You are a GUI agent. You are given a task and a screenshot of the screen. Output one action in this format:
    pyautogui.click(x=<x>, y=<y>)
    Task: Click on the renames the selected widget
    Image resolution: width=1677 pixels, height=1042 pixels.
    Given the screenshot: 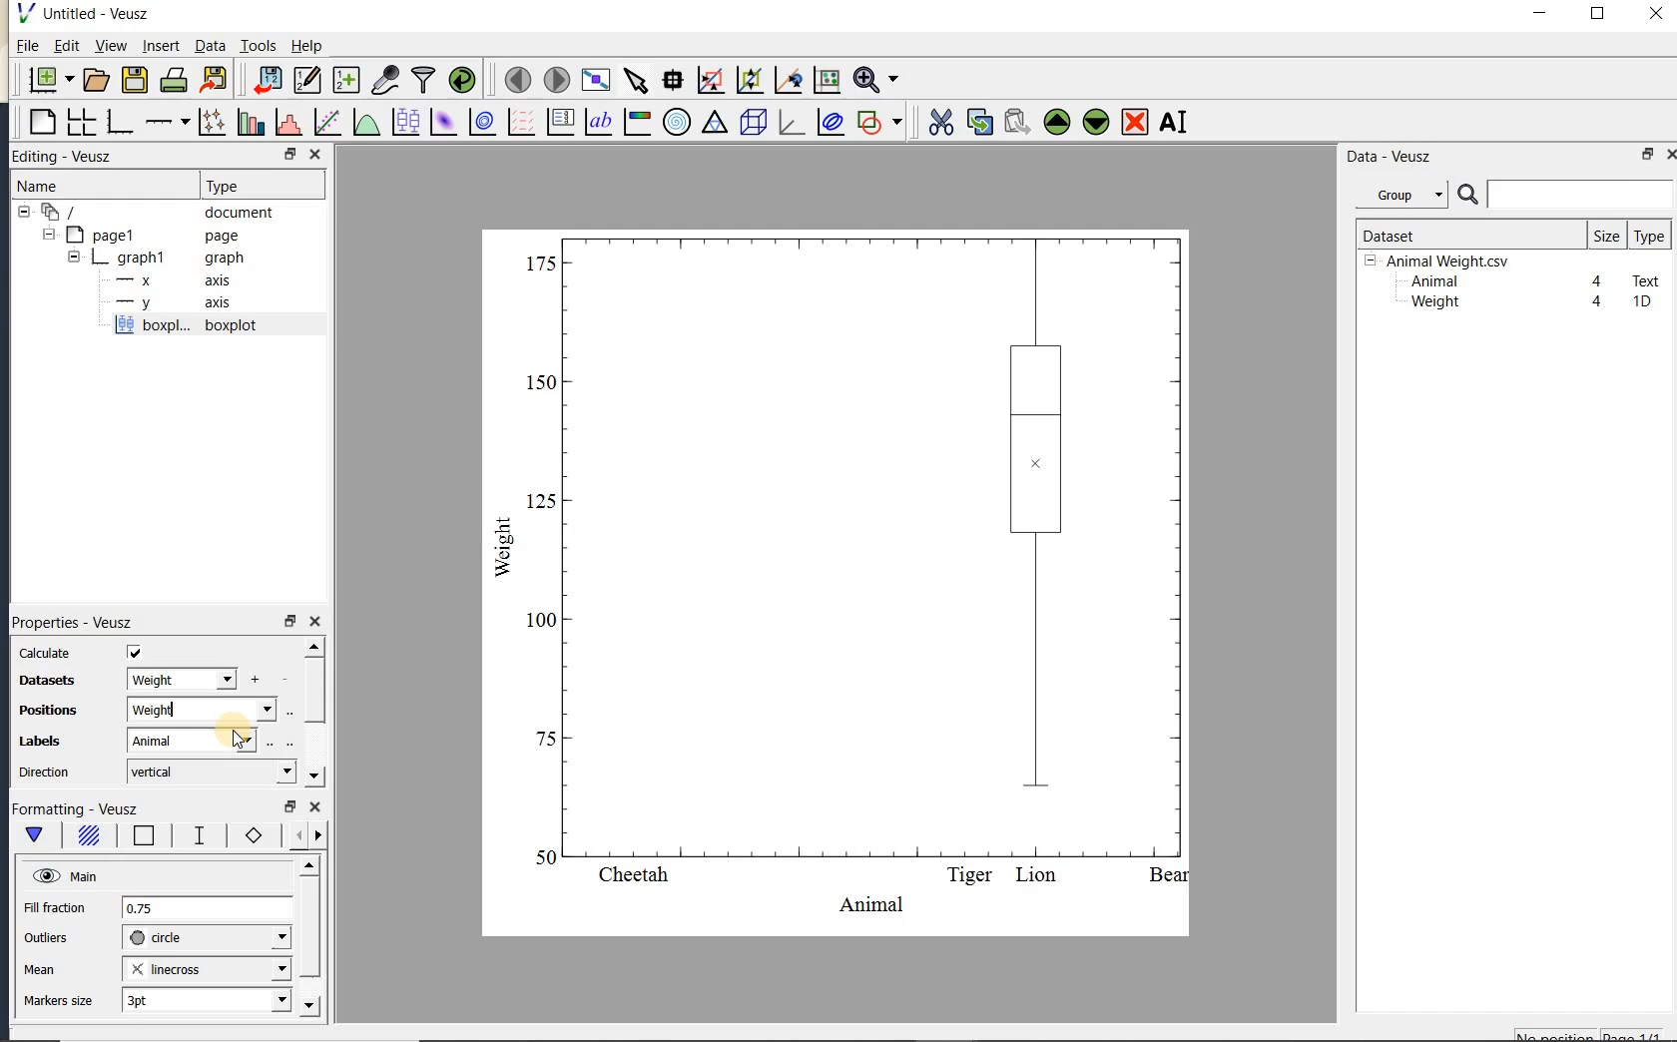 What is the action you would take?
    pyautogui.click(x=1172, y=122)
    